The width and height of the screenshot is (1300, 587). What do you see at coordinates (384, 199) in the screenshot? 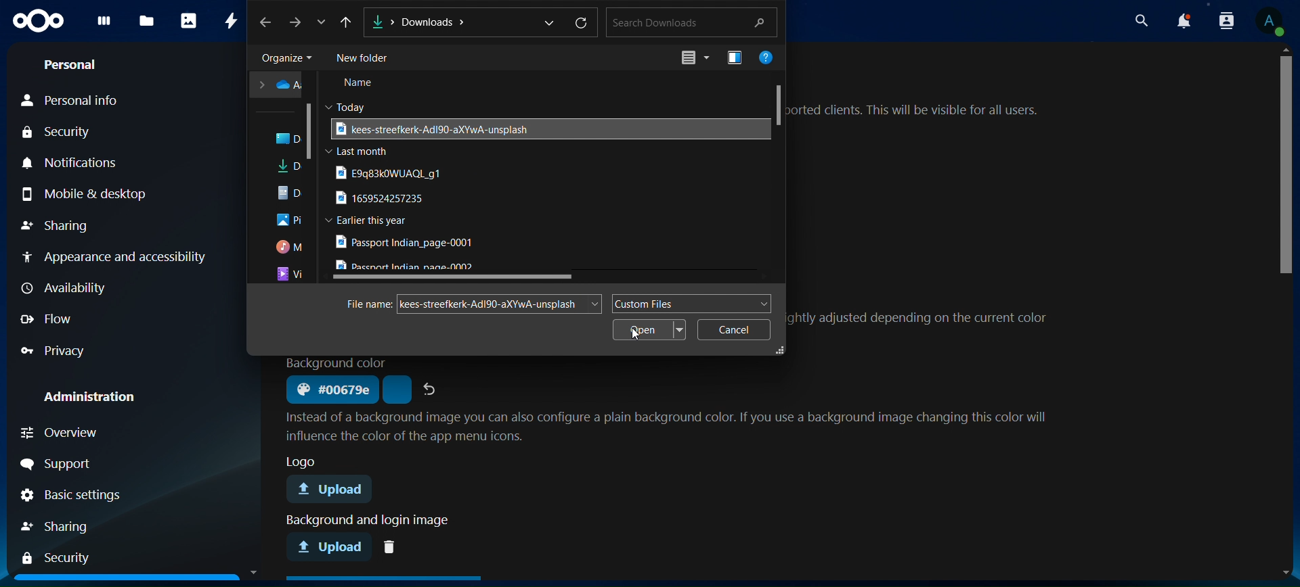
I see `file` at bounding box center [384, 199].